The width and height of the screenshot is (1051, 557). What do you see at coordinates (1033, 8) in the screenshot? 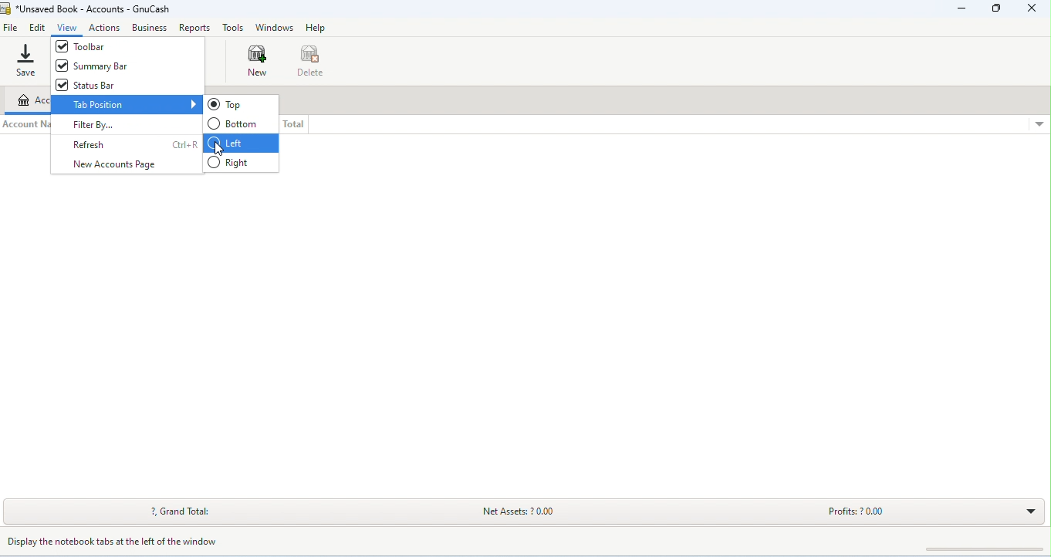
I see `close` at bounding box center [1033, 8].